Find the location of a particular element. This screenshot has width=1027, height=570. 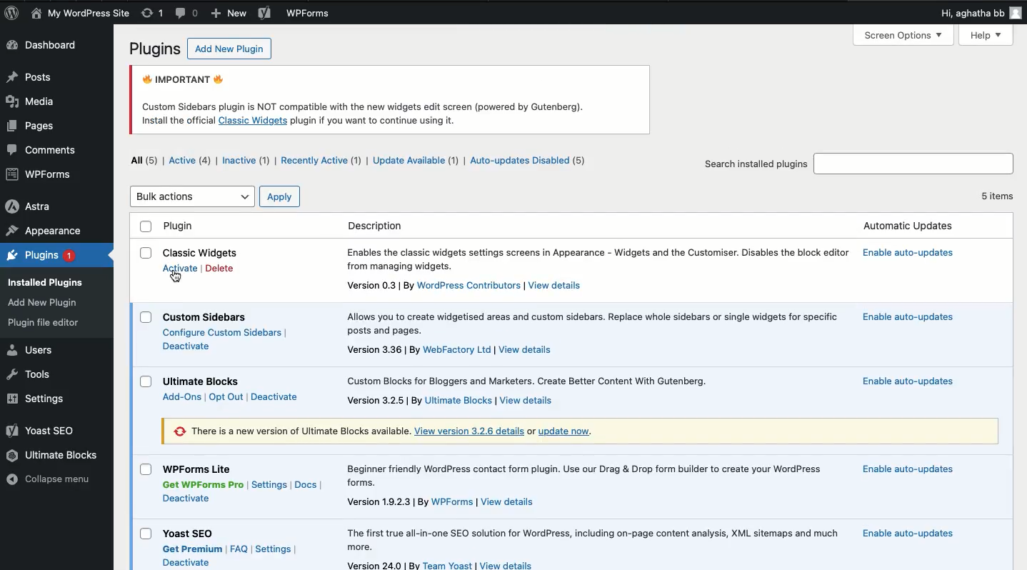

New is located at coordinates (229, 14).